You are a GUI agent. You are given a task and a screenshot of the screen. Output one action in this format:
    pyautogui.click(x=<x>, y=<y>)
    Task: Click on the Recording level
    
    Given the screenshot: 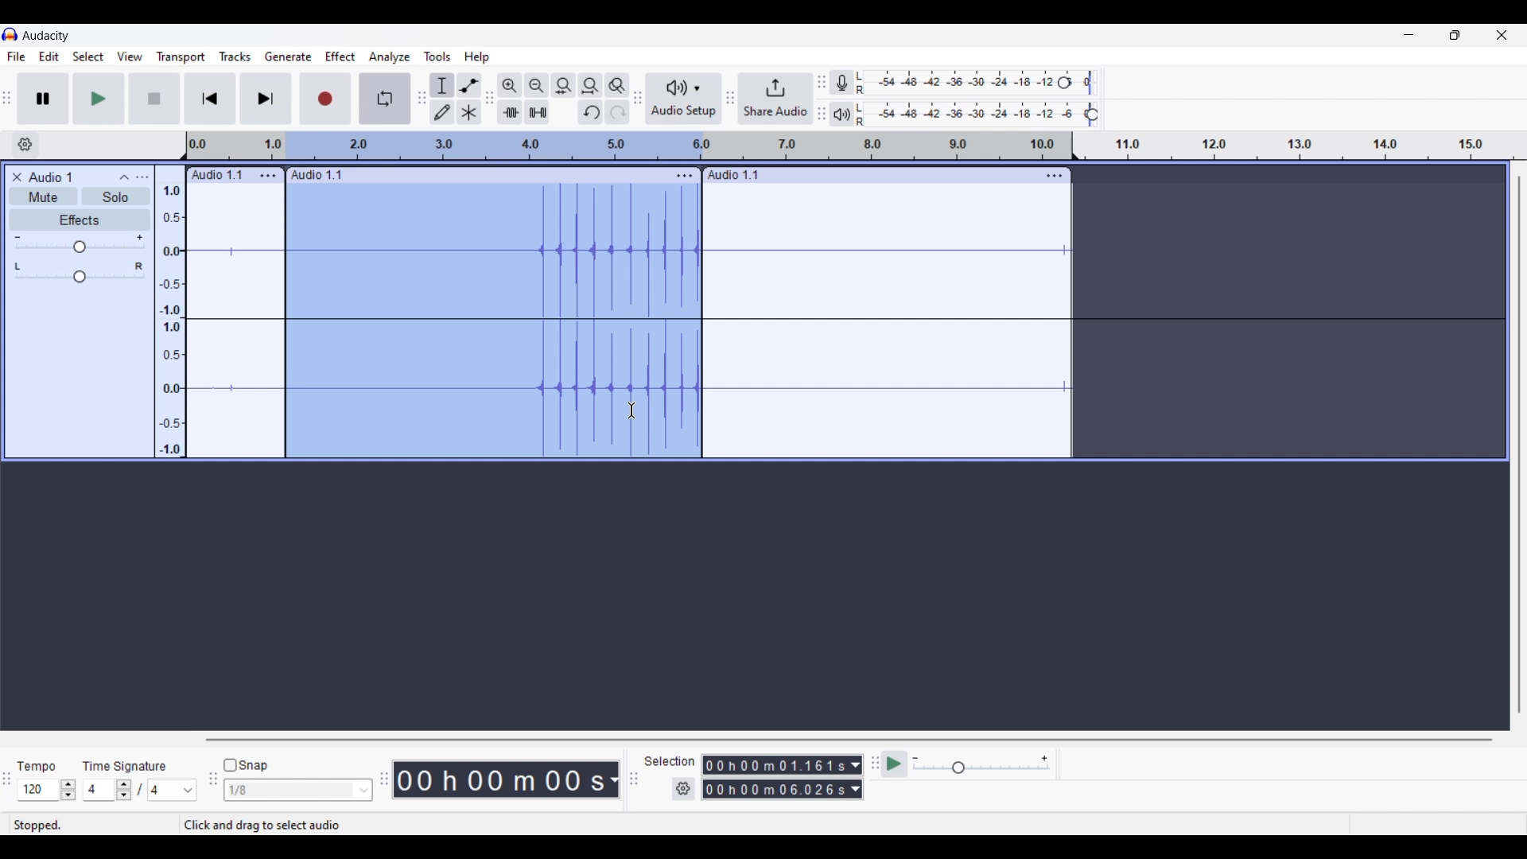 What is the action you would take?
    pyautogui.click(x=958, y=83)
    